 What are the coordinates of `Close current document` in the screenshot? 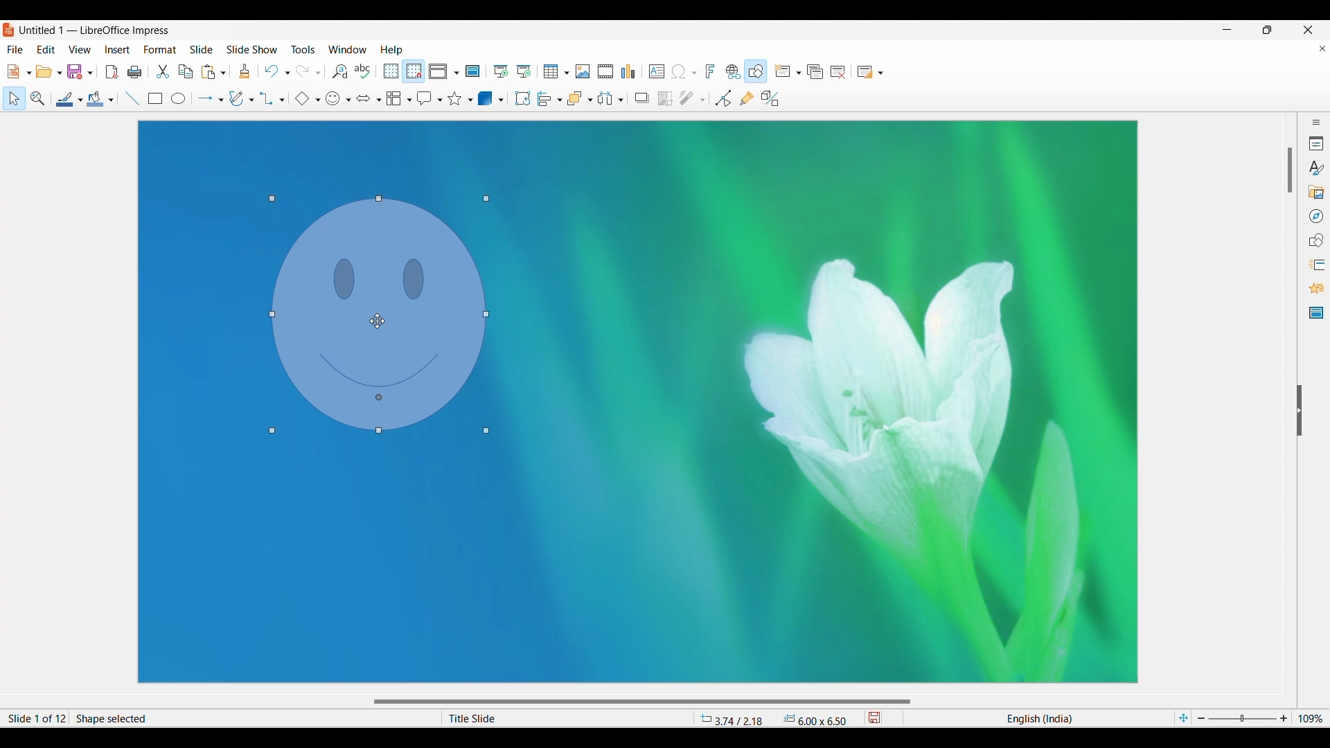 It's located at (1322, 48).